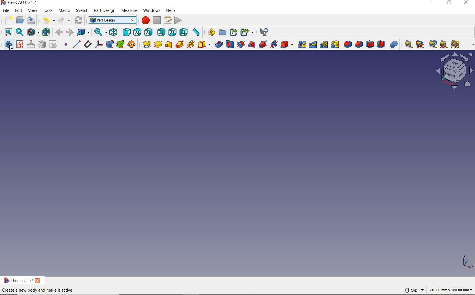  What do you see at coordinates (230, 44) in the screenshot?
I see `HOLE` at bounding box center [230, 44].